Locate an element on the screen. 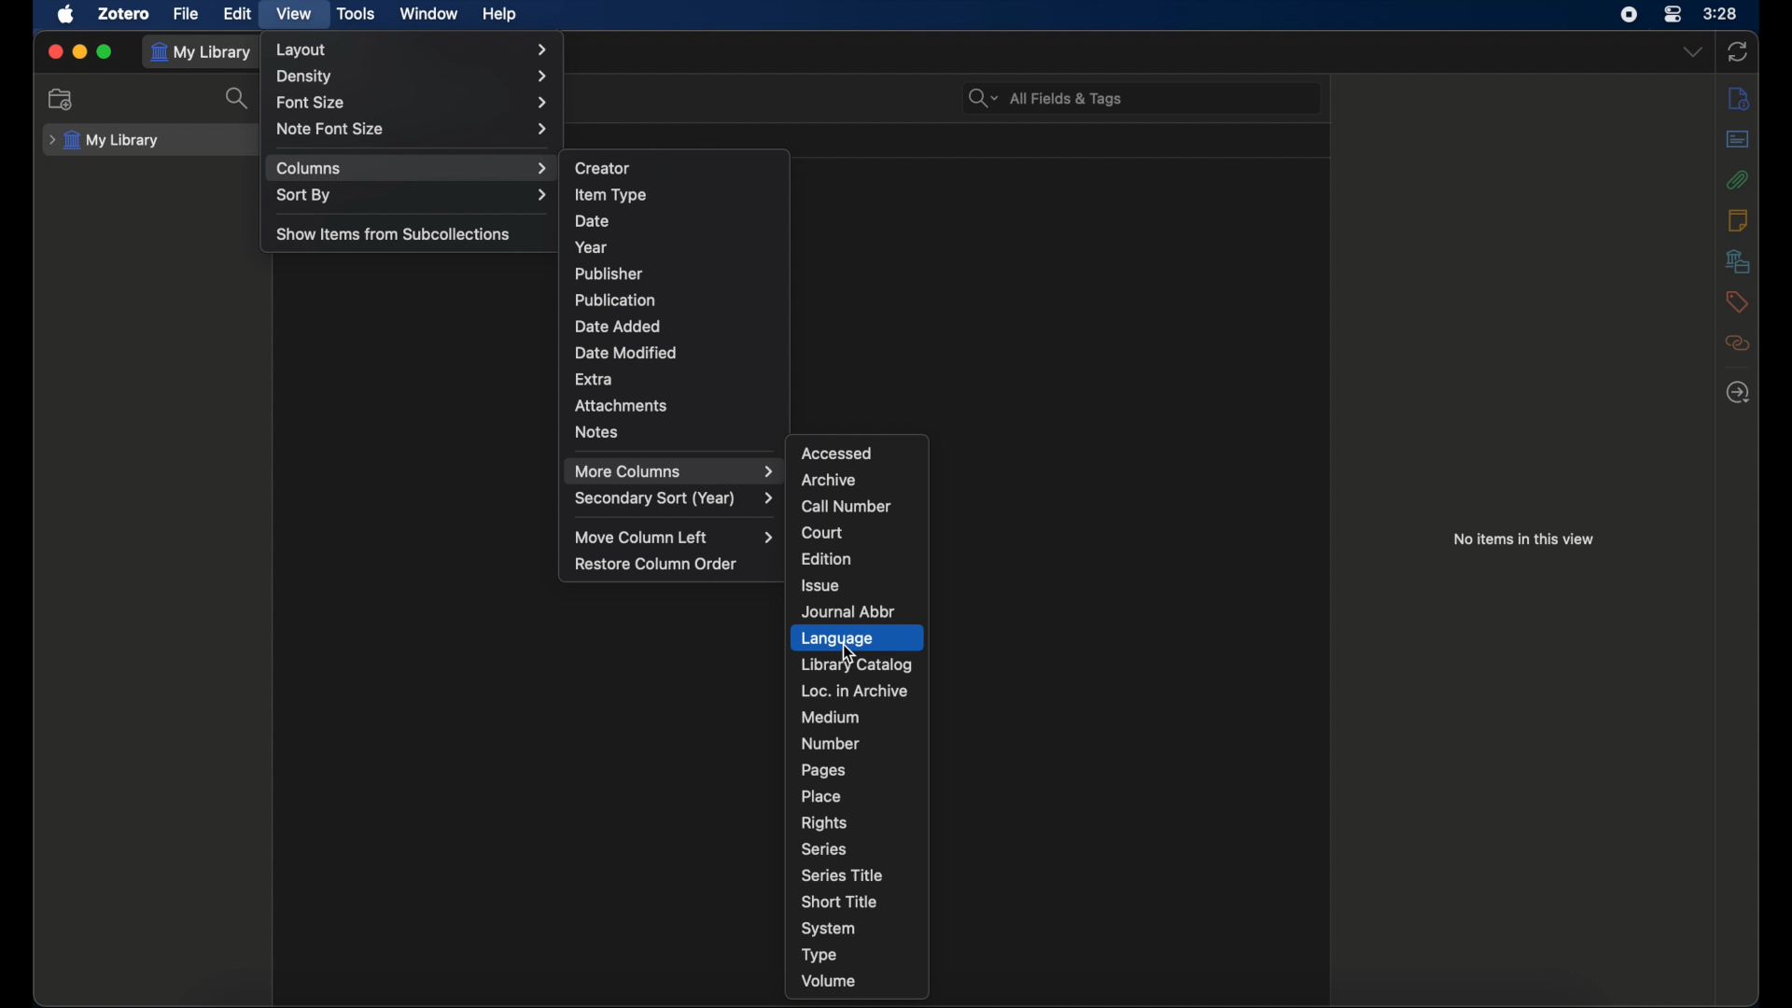  sync is located at coordinates (1738, 51).